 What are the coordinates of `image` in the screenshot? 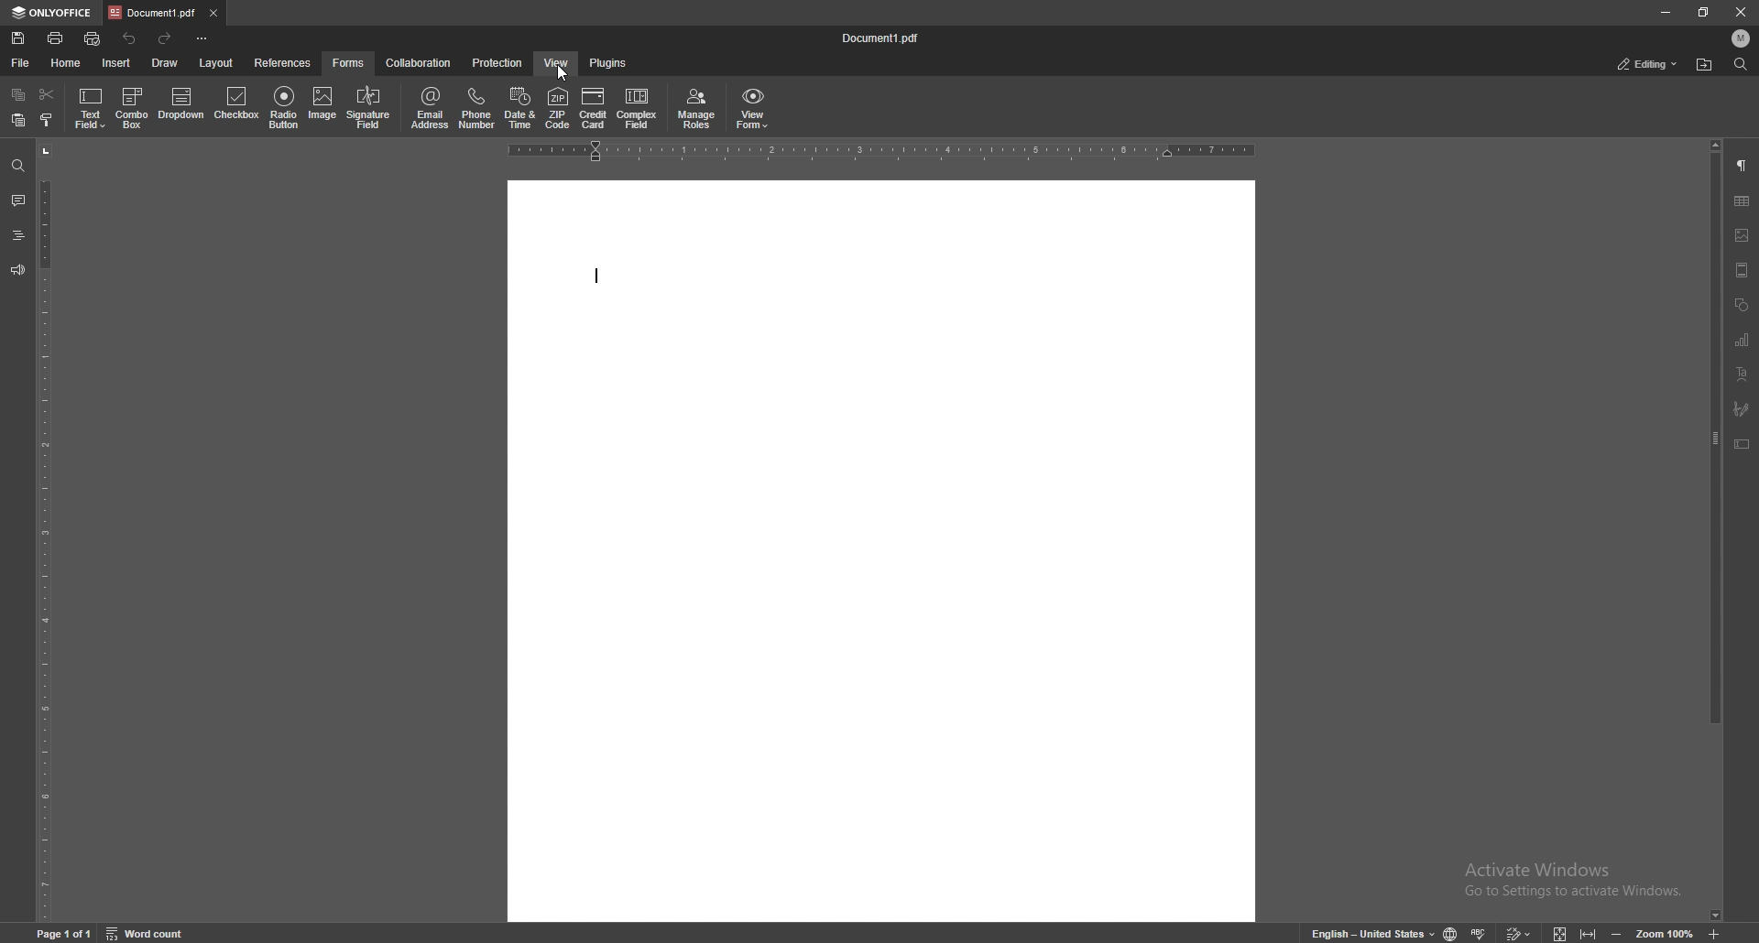 It's located at (324, 107).